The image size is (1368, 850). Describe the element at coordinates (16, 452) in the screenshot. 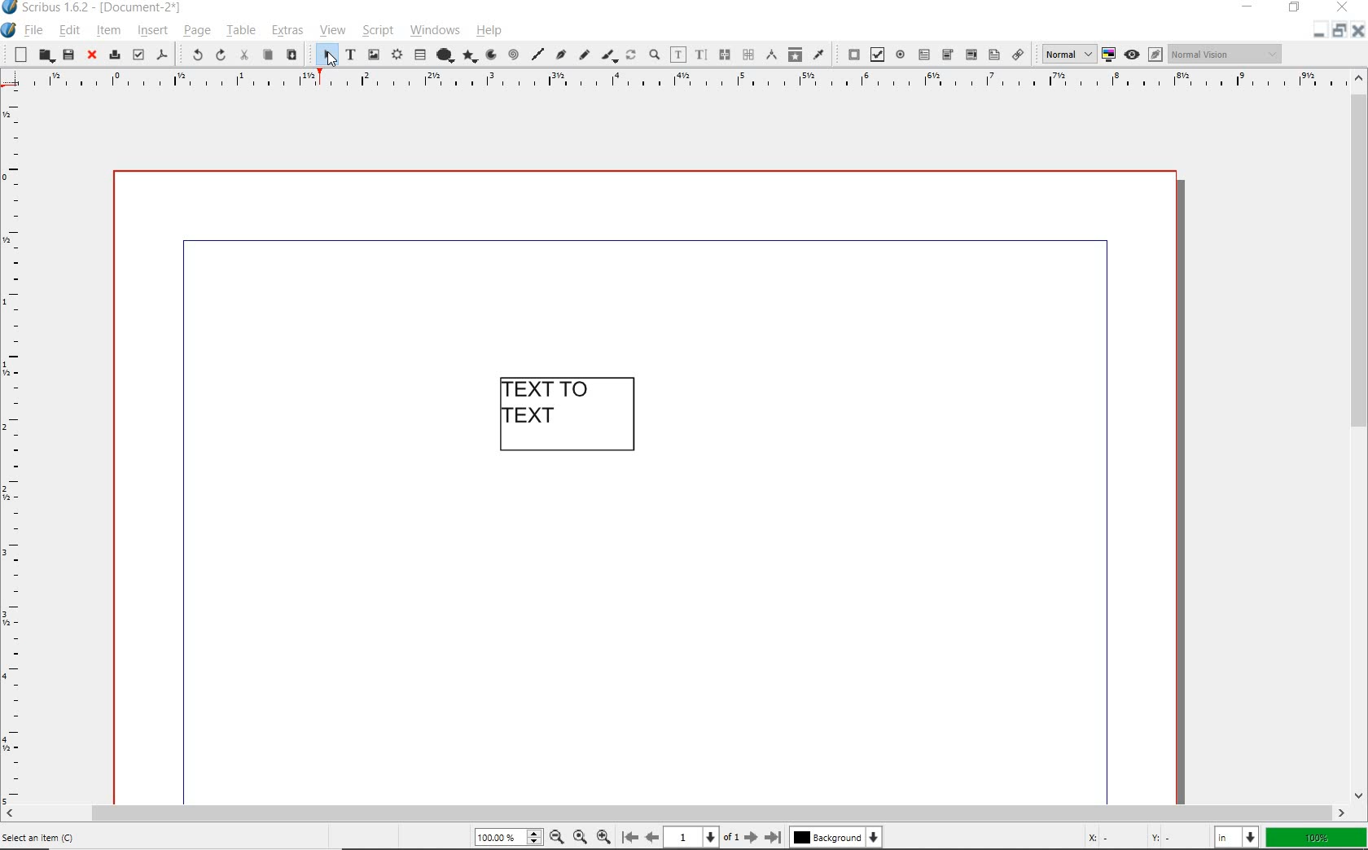

I see `ruler` at that location.